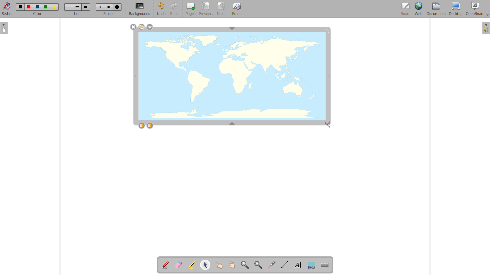  I want to click on board, so click(406, 9).